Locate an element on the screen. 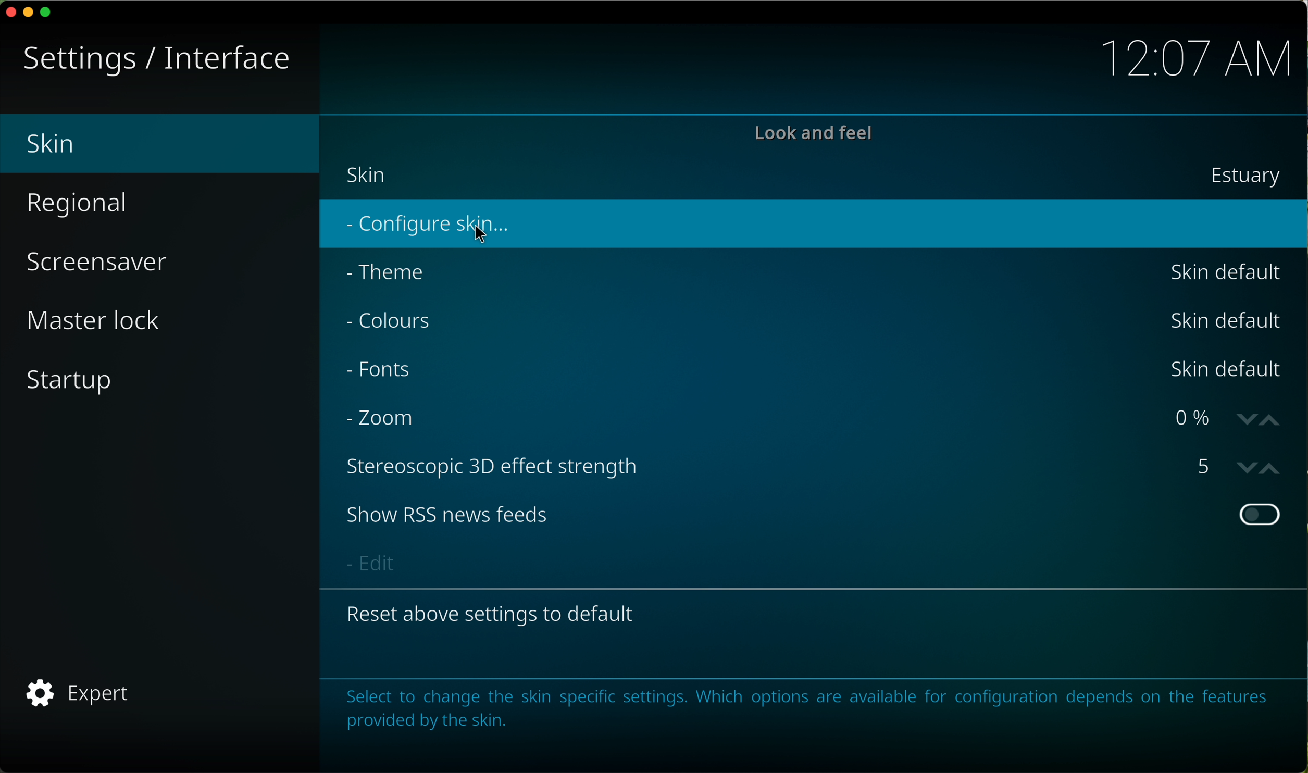  maximize is located at coordinates (49, 12).